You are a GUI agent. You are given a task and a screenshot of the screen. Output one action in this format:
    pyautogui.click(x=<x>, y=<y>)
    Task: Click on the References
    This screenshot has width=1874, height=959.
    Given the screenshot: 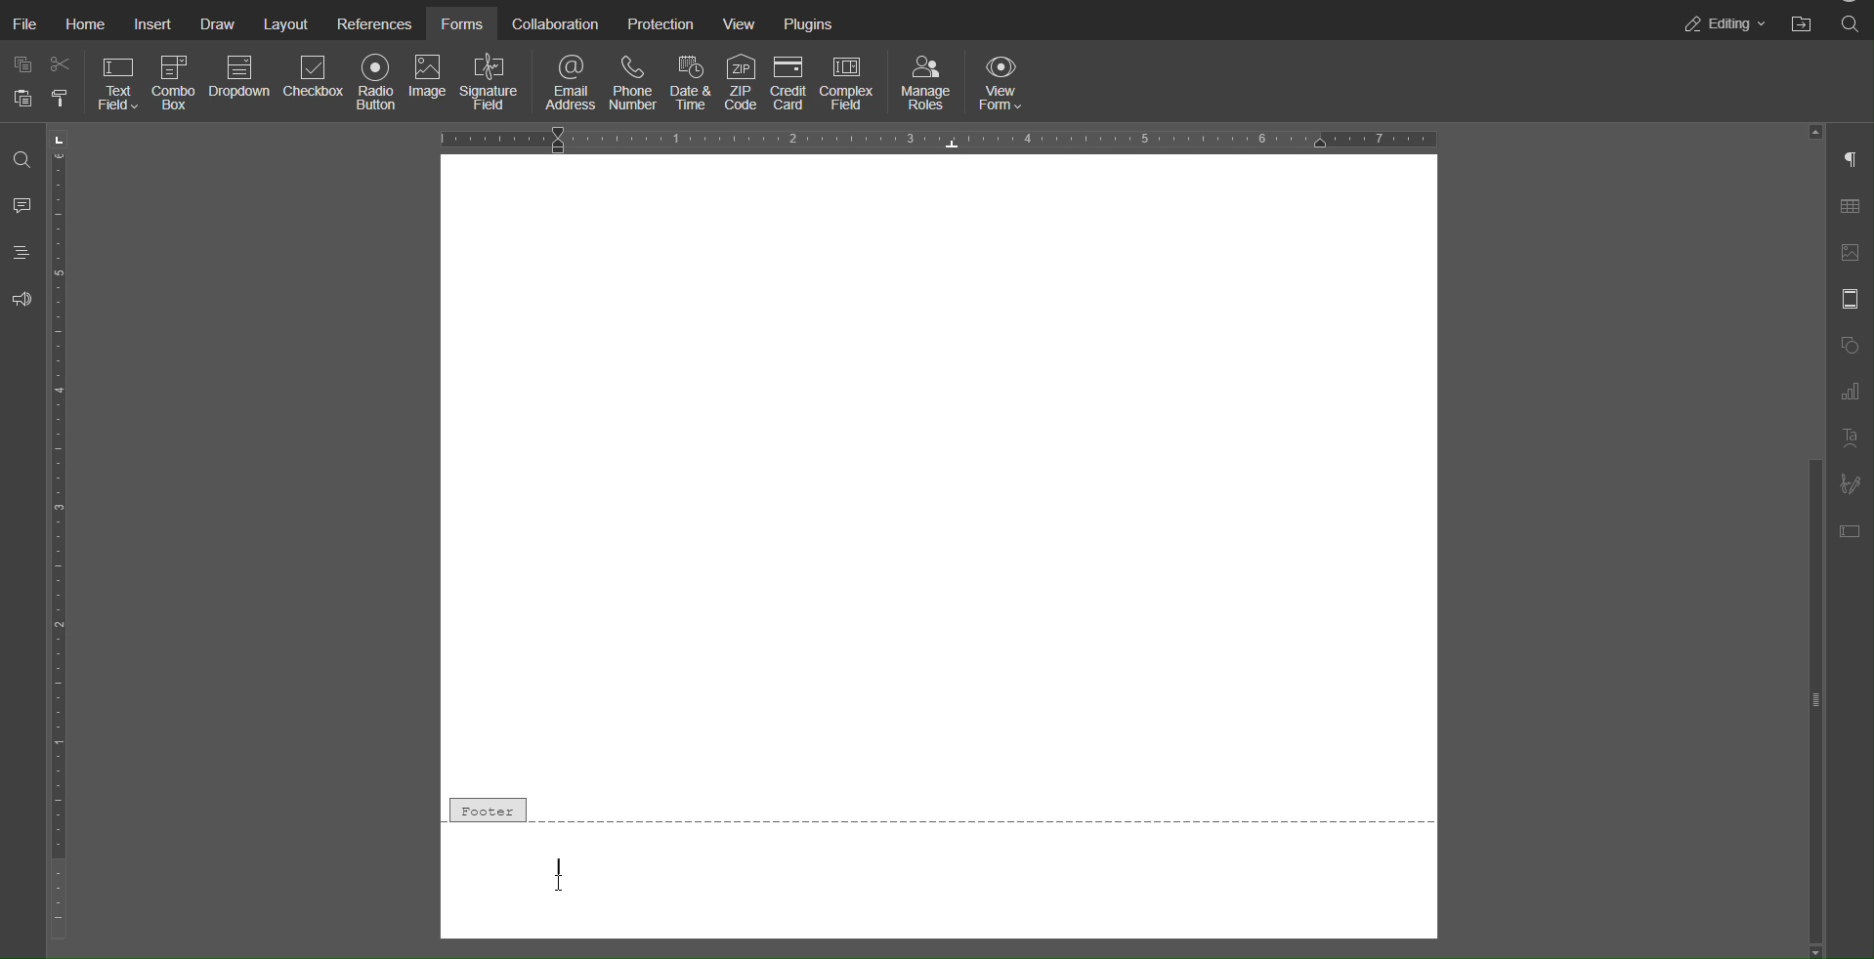 What is the action you would take?
    pyautogui.click(x=371, y=21)
    